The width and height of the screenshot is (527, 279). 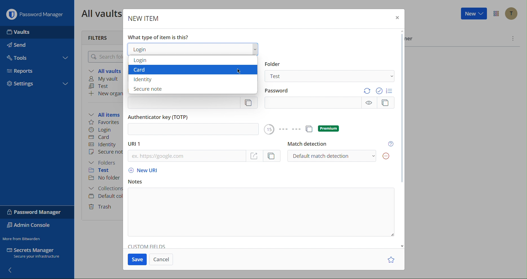 What do you see at coordinates (106, 187) in the screenshot?
I see `Collections` at bounding box center [106, 187].